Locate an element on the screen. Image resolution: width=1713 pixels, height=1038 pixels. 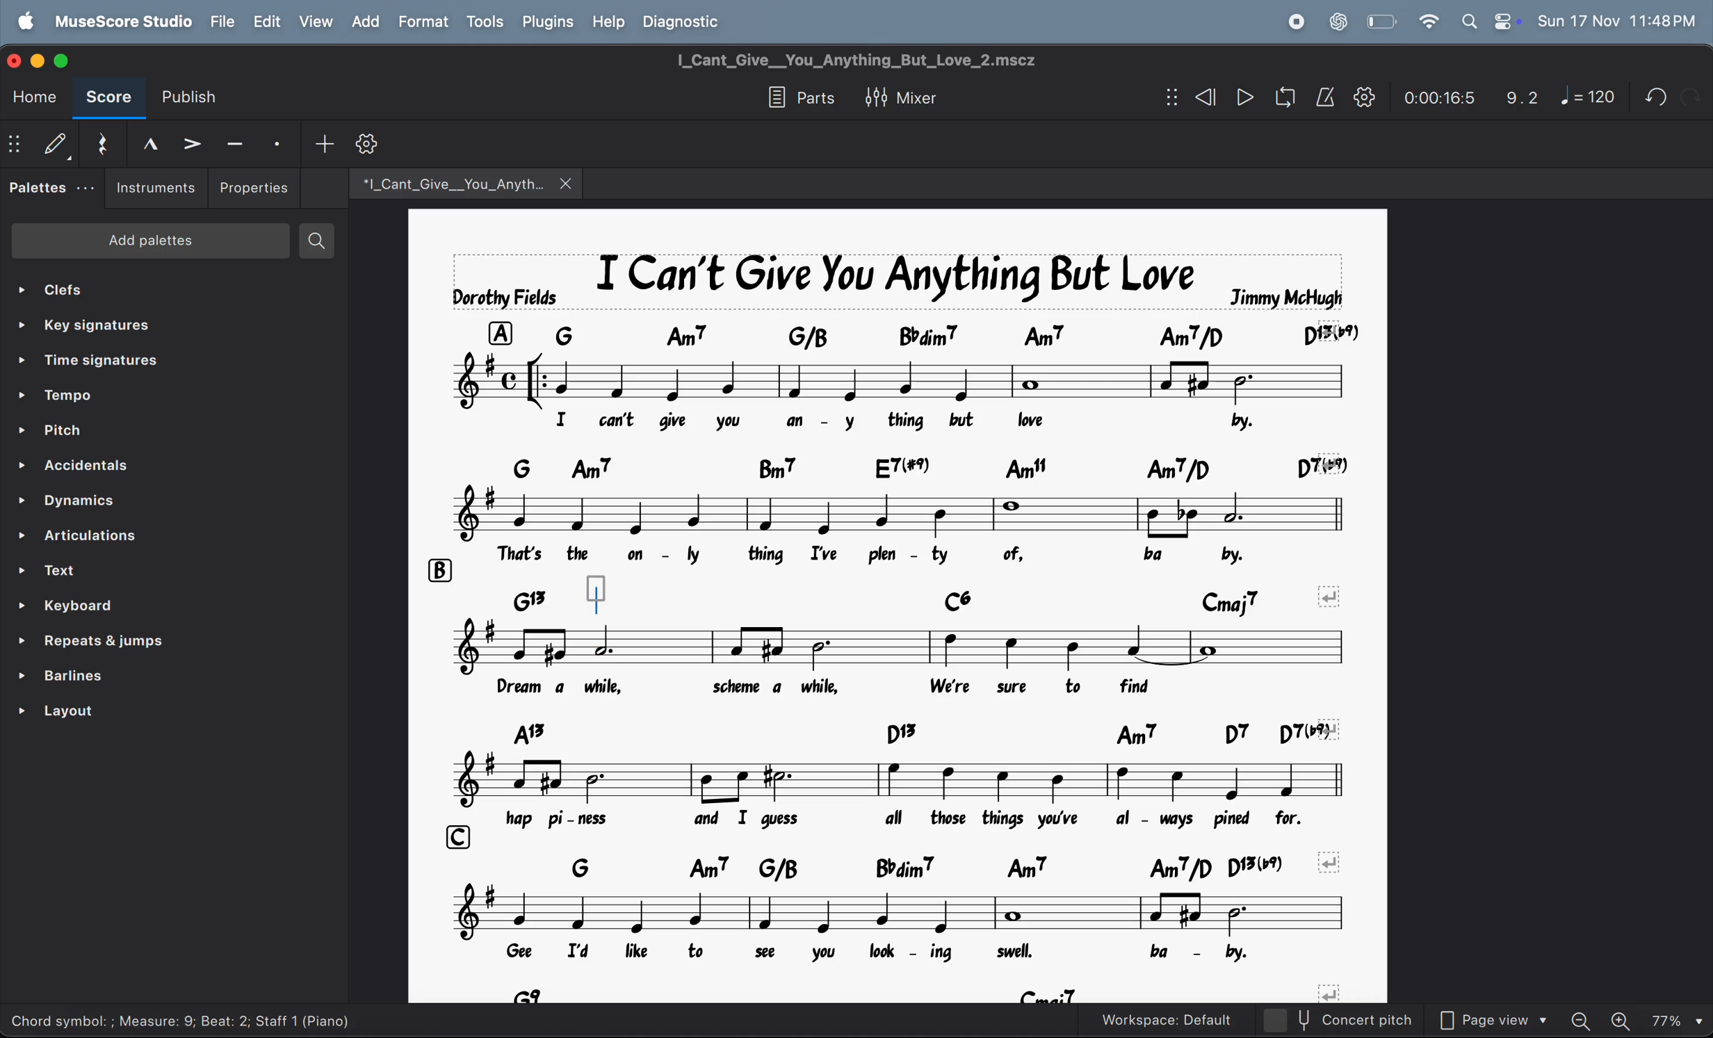
music files is located at coordinates (465, 183).